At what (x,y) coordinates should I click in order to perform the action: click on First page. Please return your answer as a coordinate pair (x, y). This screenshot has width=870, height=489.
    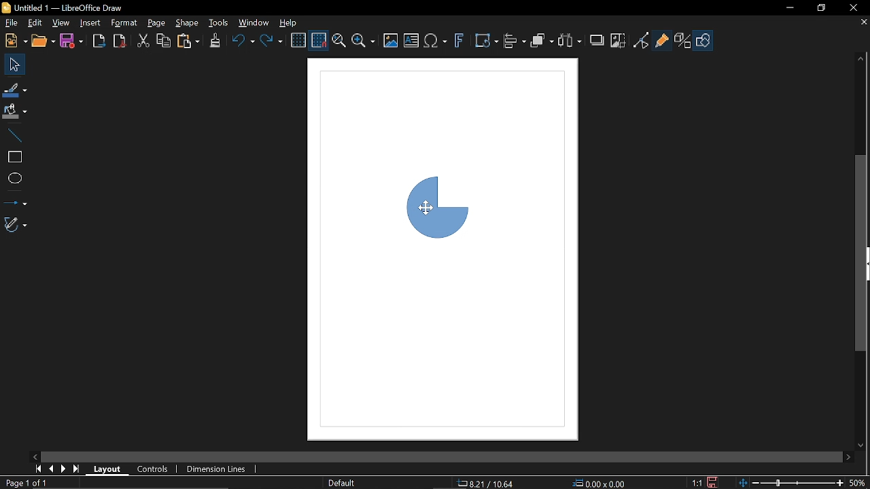
    Looking at the image, I should click on (39, 469).